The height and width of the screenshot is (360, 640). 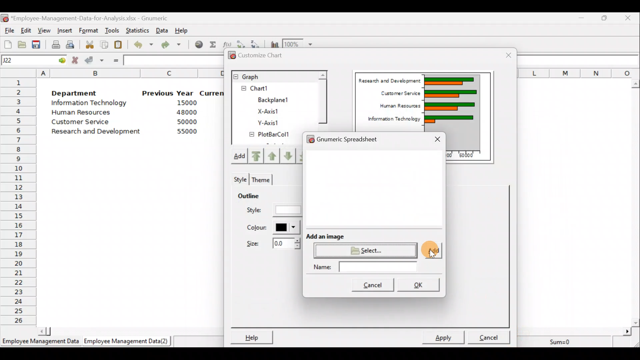 What do you see at coordinates (5, 18) in the screenshot?
I see `Gnumeric logo` at bounding box center [5, 18].